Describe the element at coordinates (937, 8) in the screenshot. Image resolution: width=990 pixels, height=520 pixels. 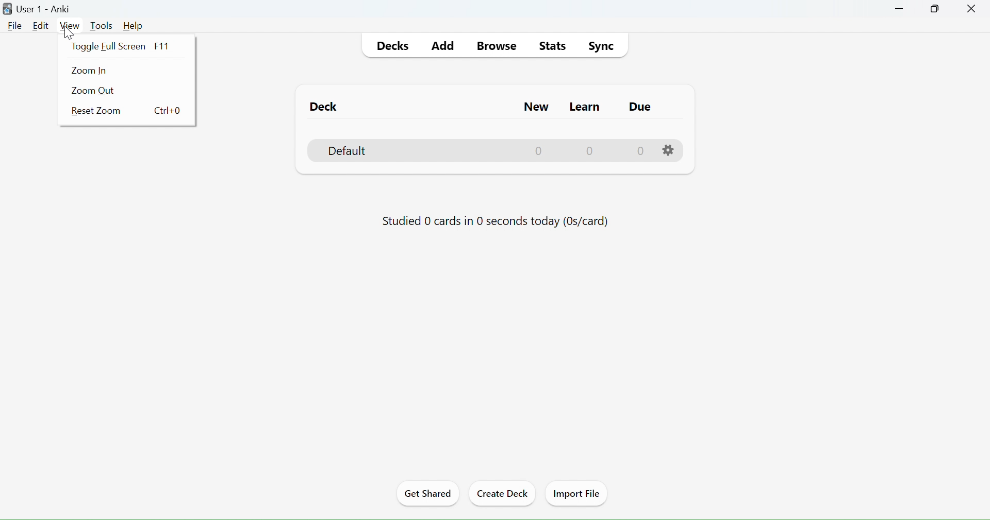
I see `maximize` at that location.